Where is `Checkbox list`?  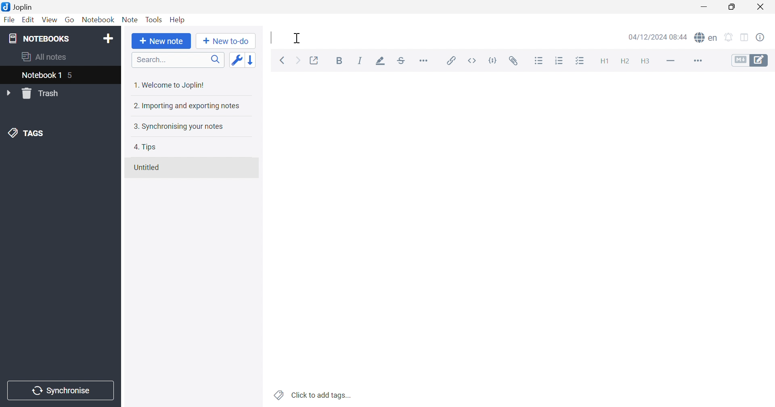 Checkbox list is located at coordinates (580, 61).